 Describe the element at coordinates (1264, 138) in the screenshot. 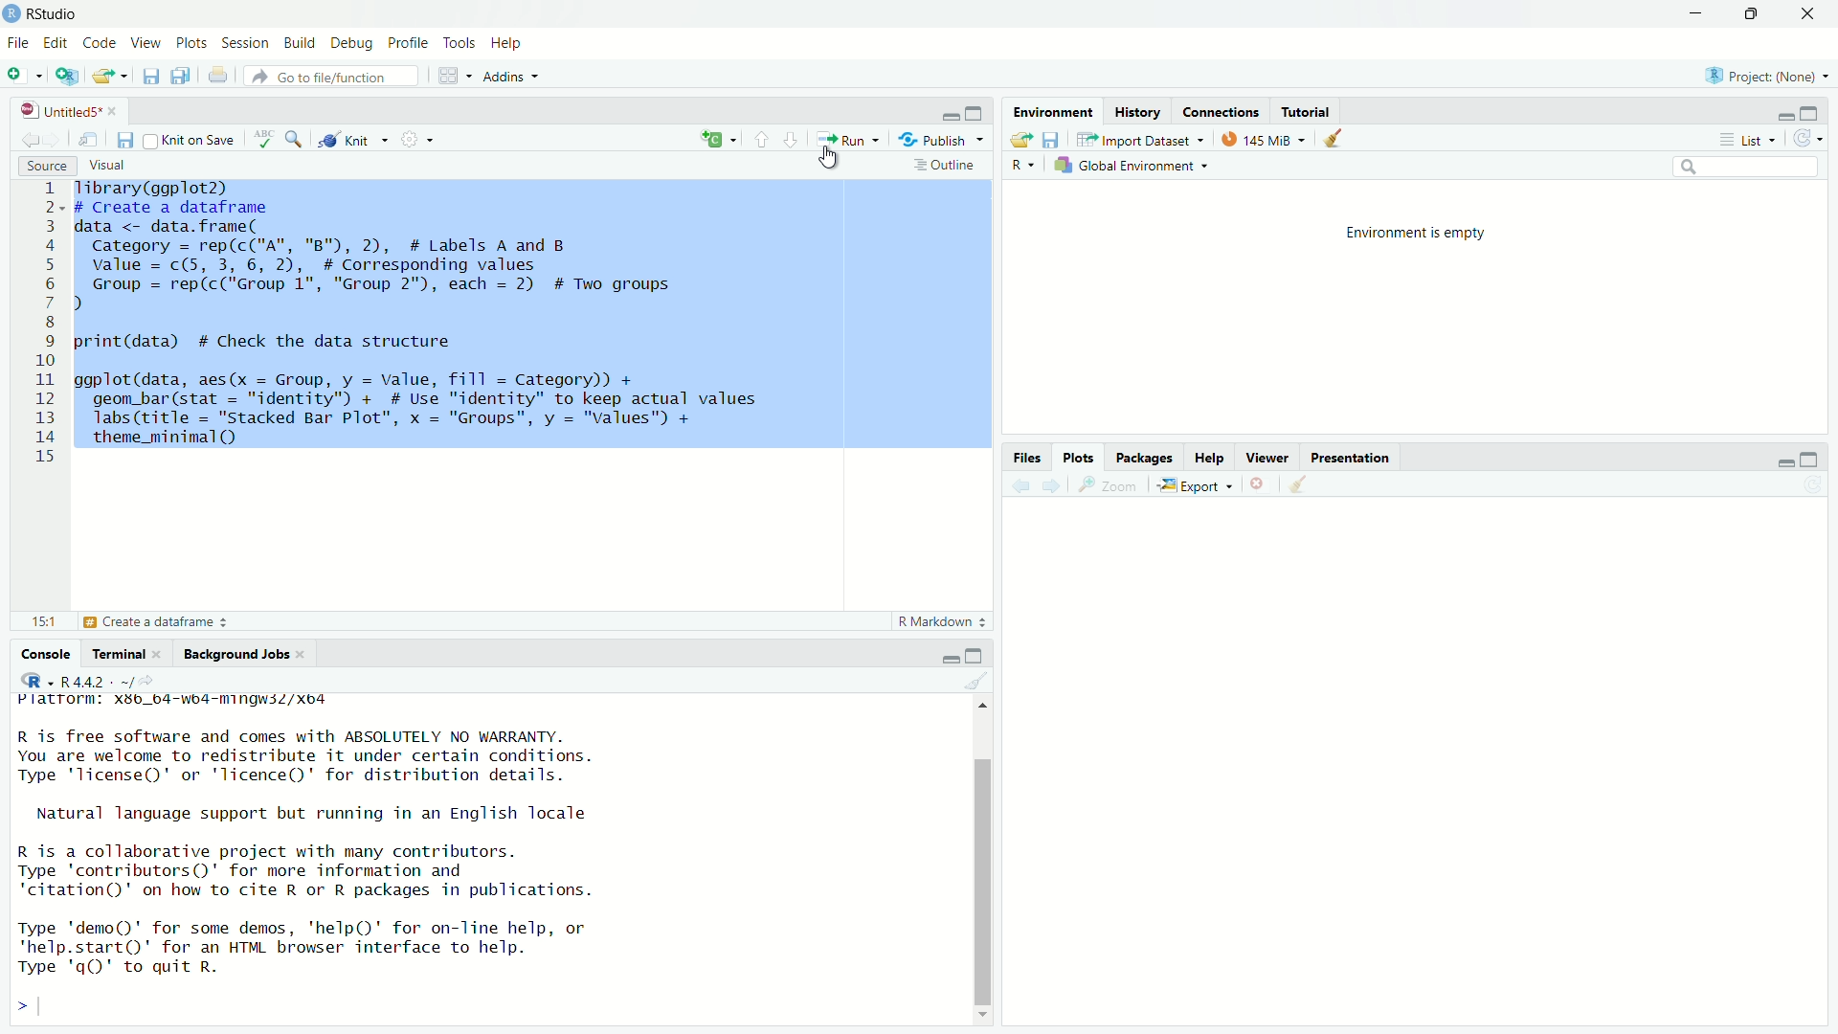

I see `kib used by R session (Source: Windows System)` at that location.